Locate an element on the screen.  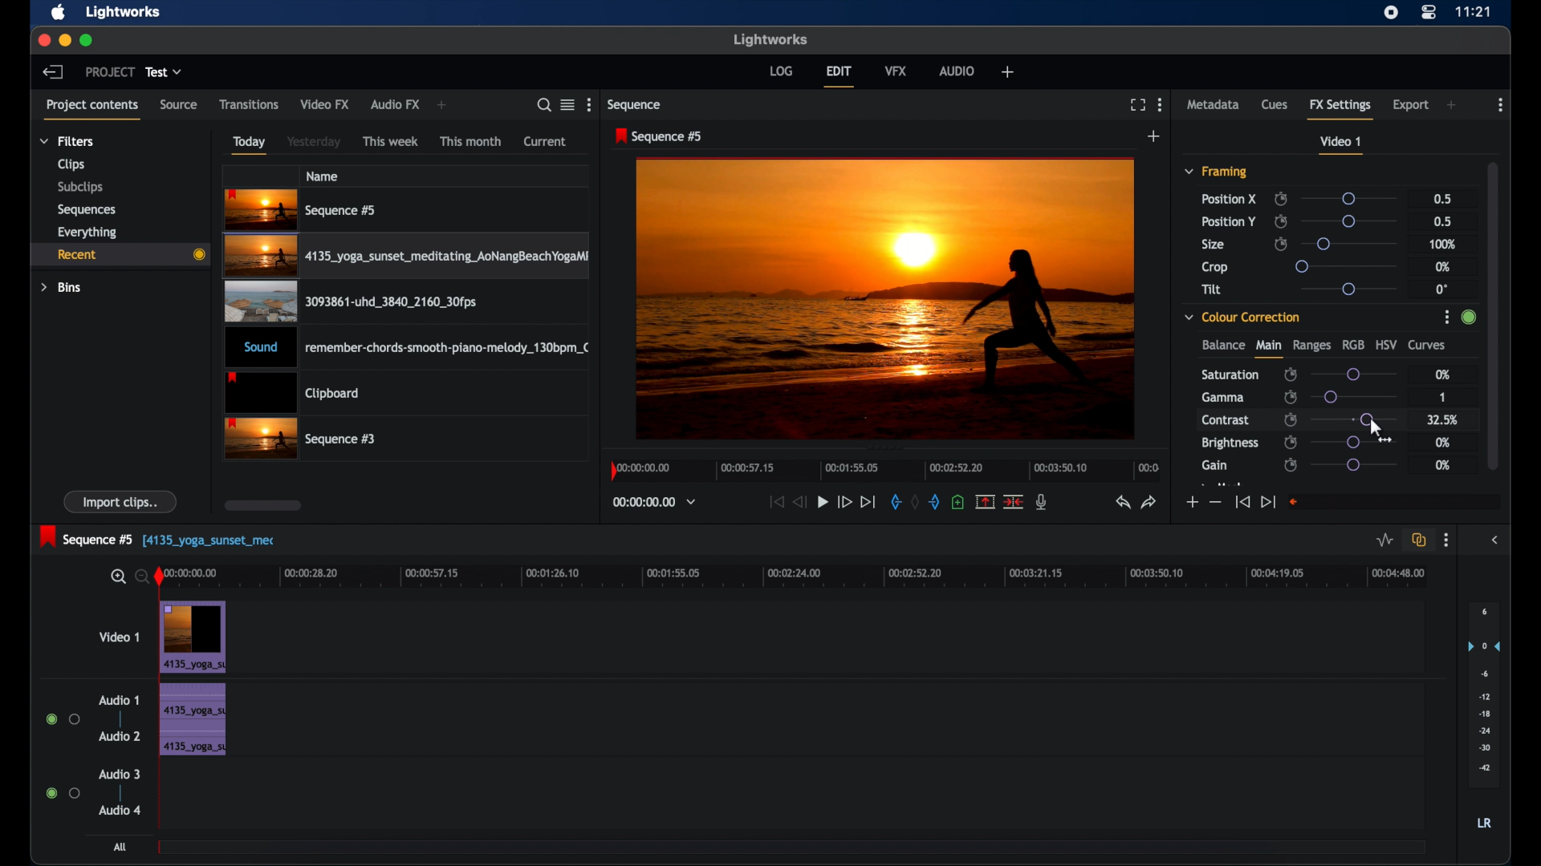
playhead is located at coordinates (160, 577).